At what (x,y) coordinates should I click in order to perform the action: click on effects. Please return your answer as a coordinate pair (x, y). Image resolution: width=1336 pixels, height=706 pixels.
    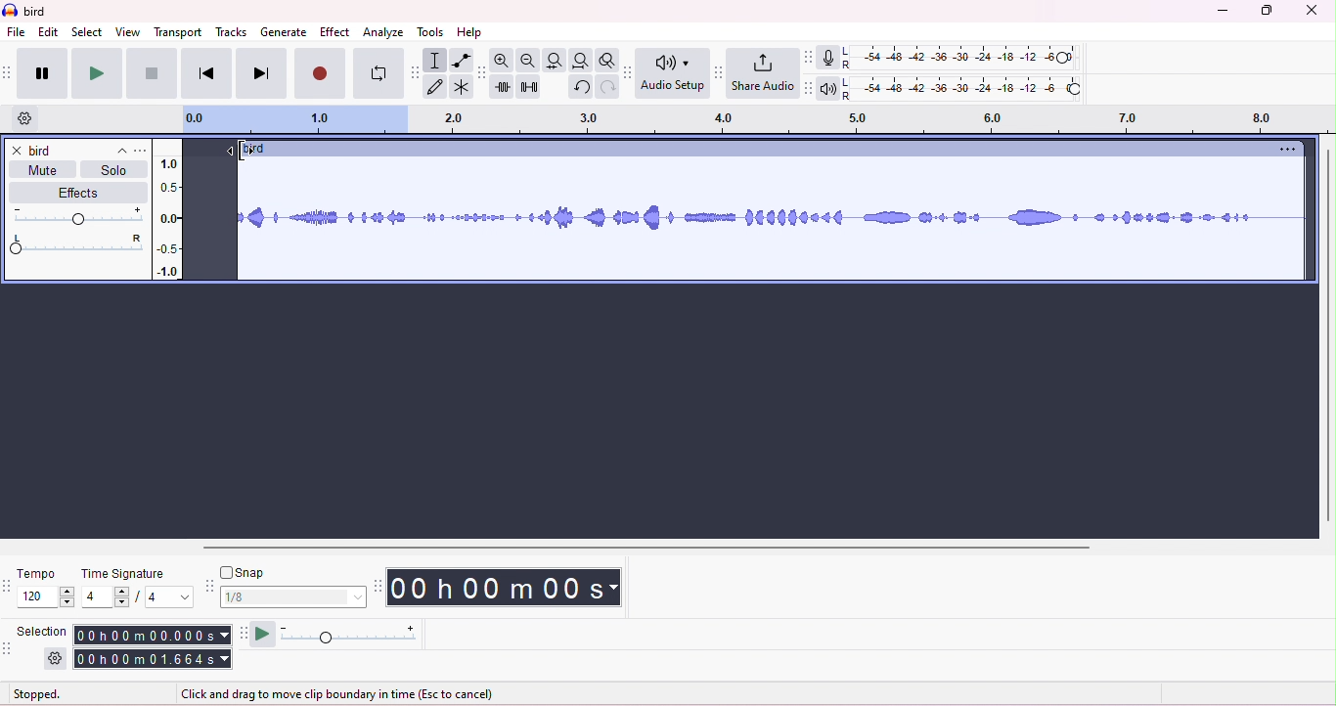
    Looking at the image, I should click on (71, 193).